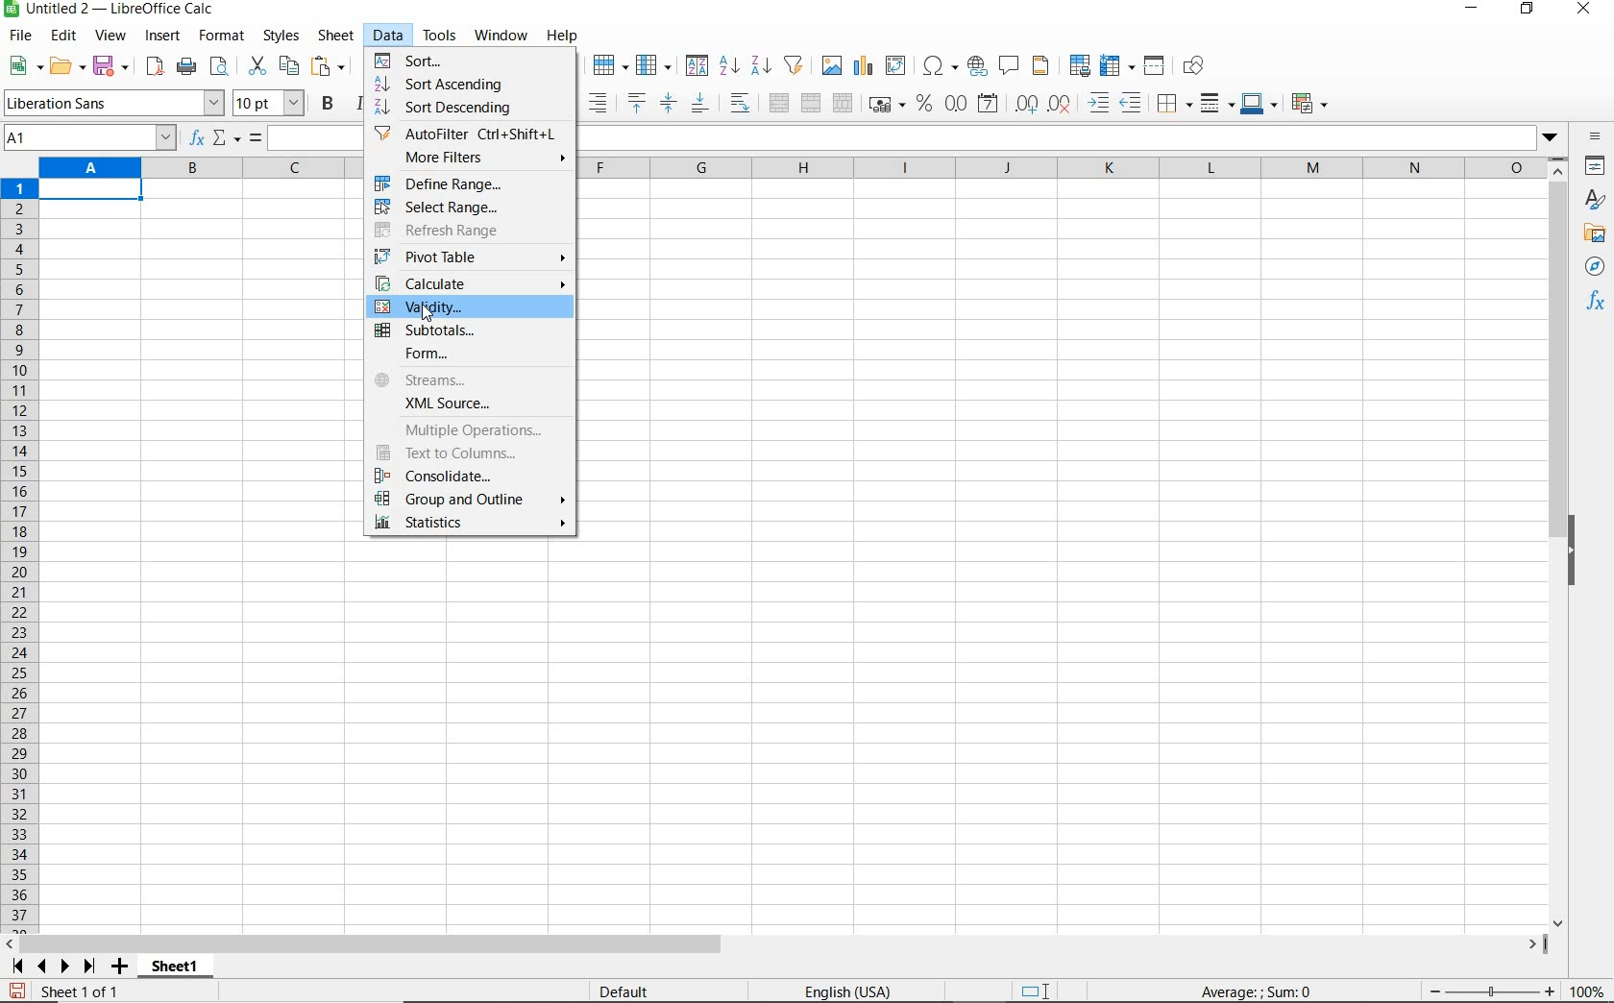 The image size is (1614, 1003). I want to click on refresh range, so click(459, 231).